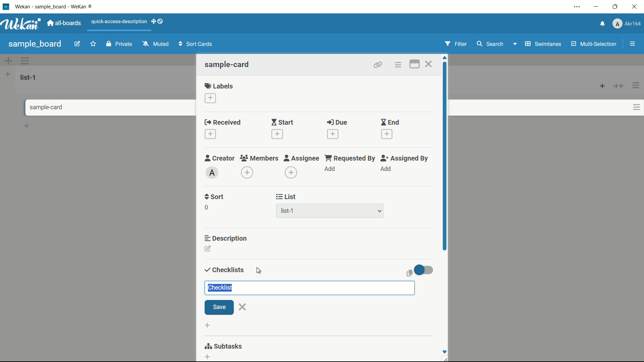 Image resolution: width=644 pixels, height=362 pixels. Describe the element at coordinates (65, 23) in the screenshot. I see `all boards` at that location.